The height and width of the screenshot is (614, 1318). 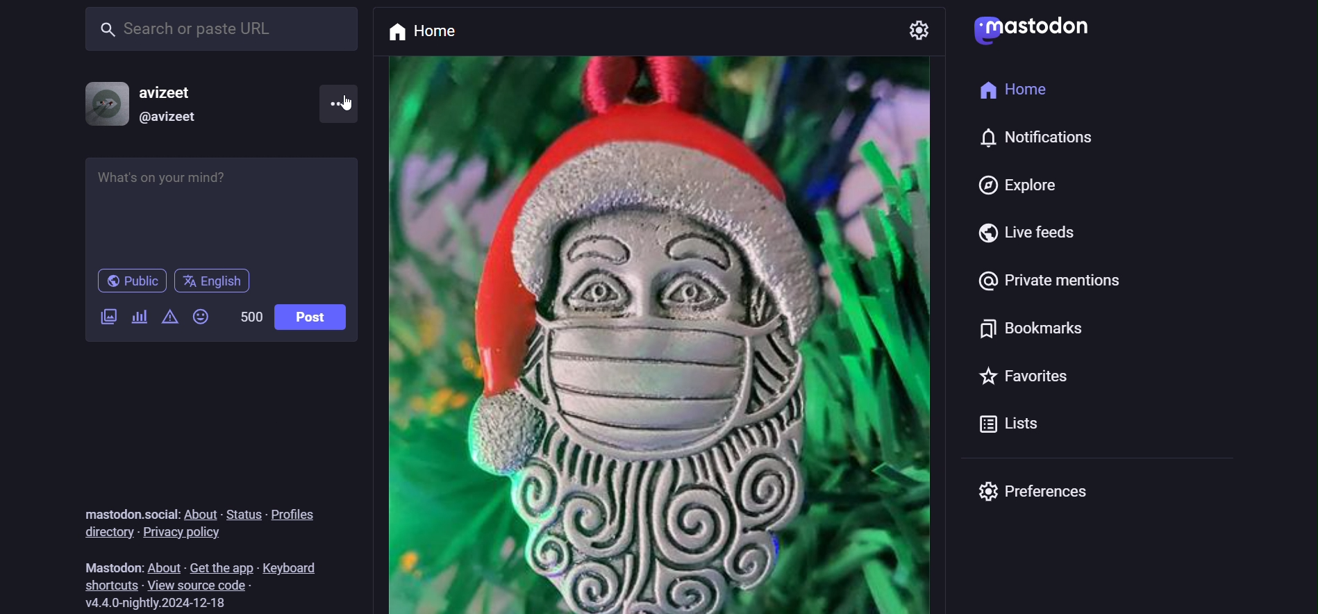 What do you see at coordinates (205, 317) in the screenshot?
I see `emojis` at bounding box center [205, 317].